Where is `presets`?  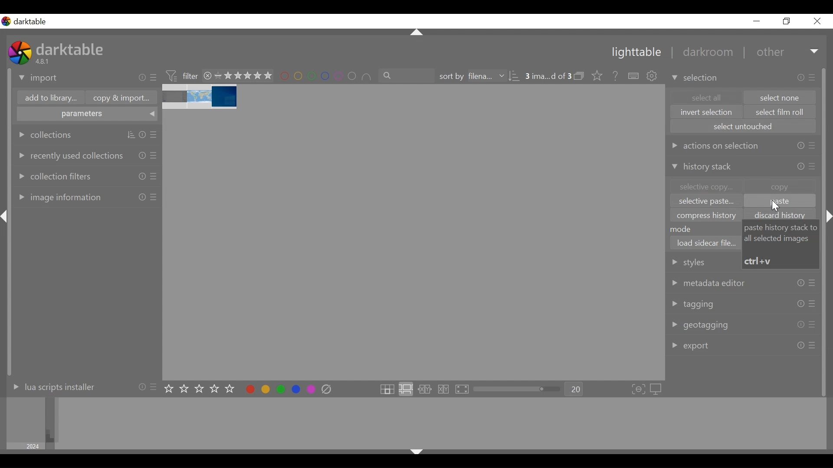 presets is located at coordinates (812, 284).